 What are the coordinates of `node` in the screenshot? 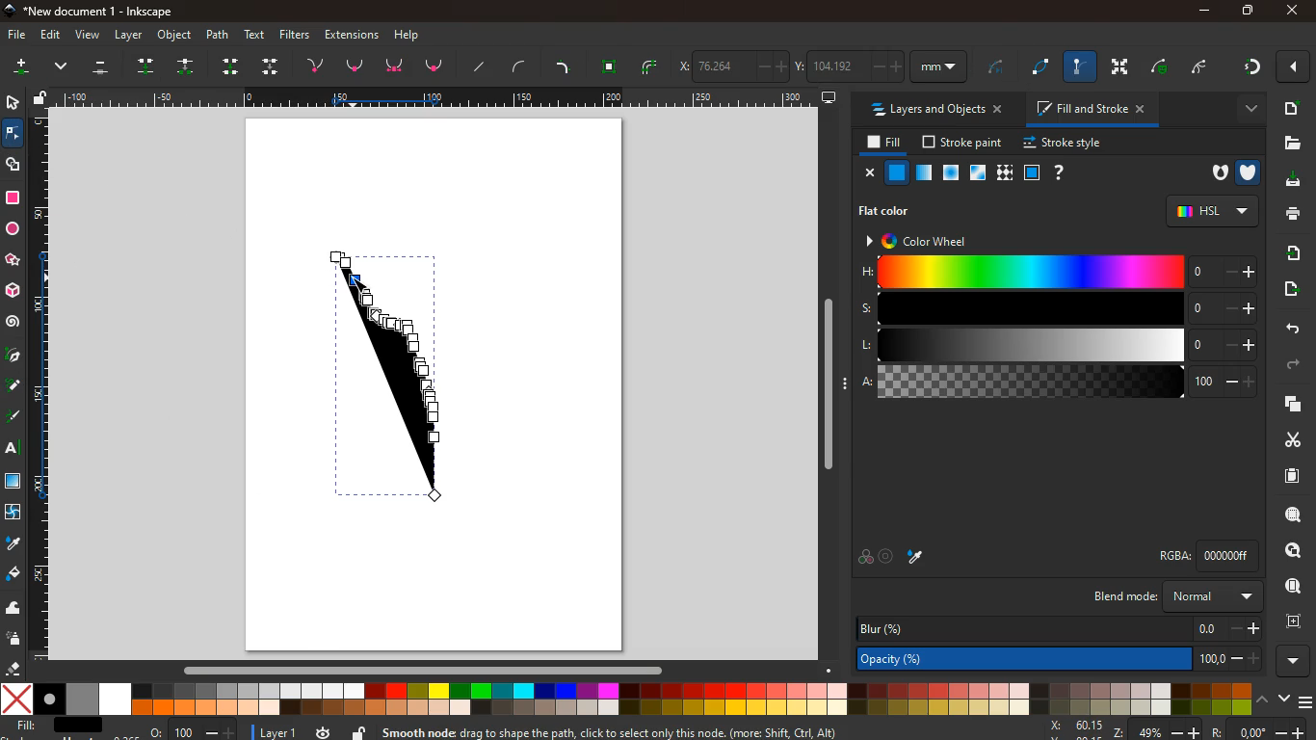 It's located at (14, 132).